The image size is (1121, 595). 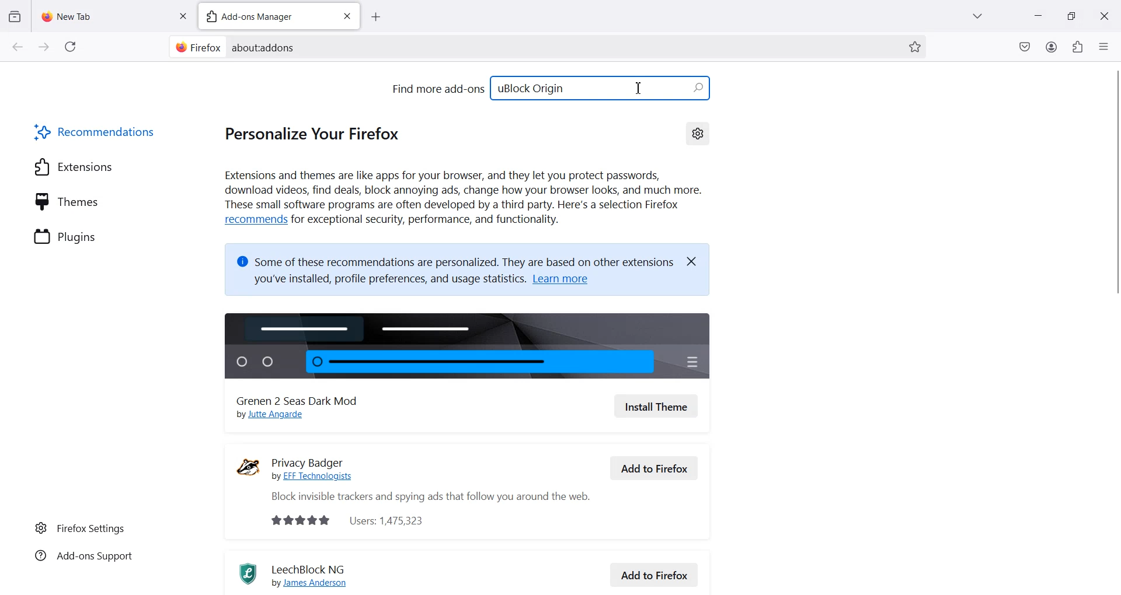 What do you see at coordinates (74, 166) in the screenshot?
I see `Extensions` at bounding box center [74, 166].